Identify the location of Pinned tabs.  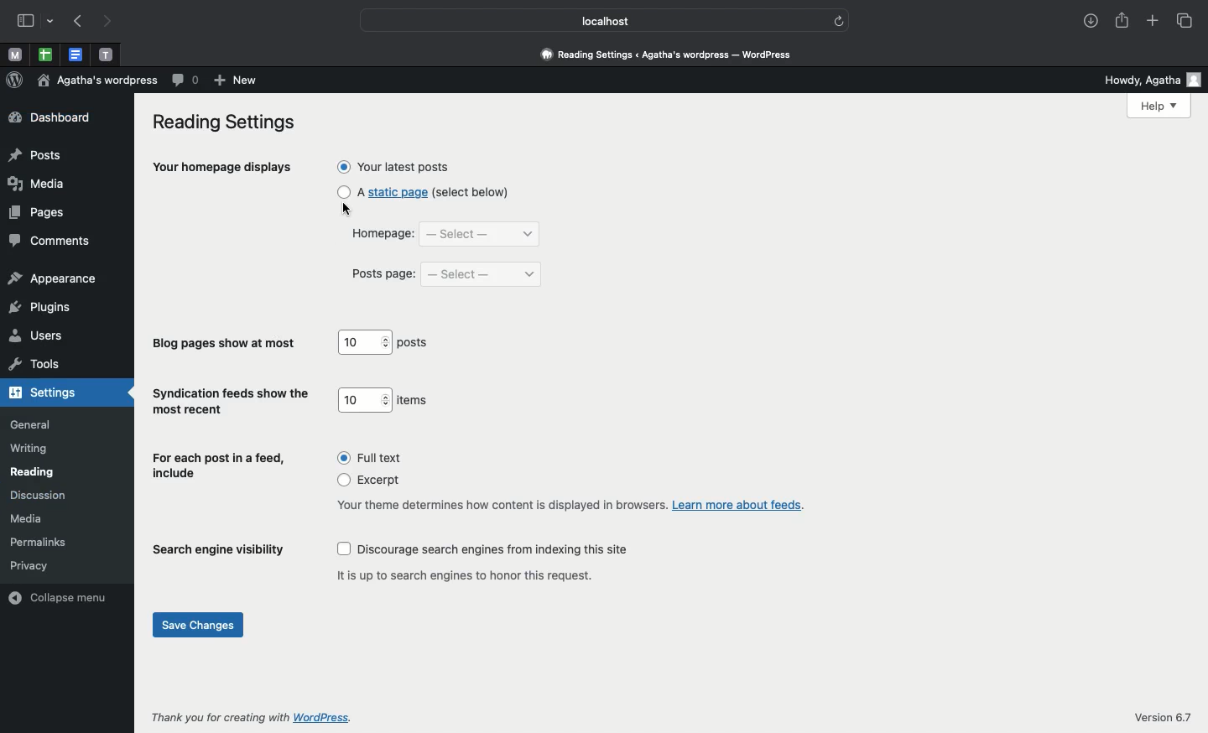
(44, 55).